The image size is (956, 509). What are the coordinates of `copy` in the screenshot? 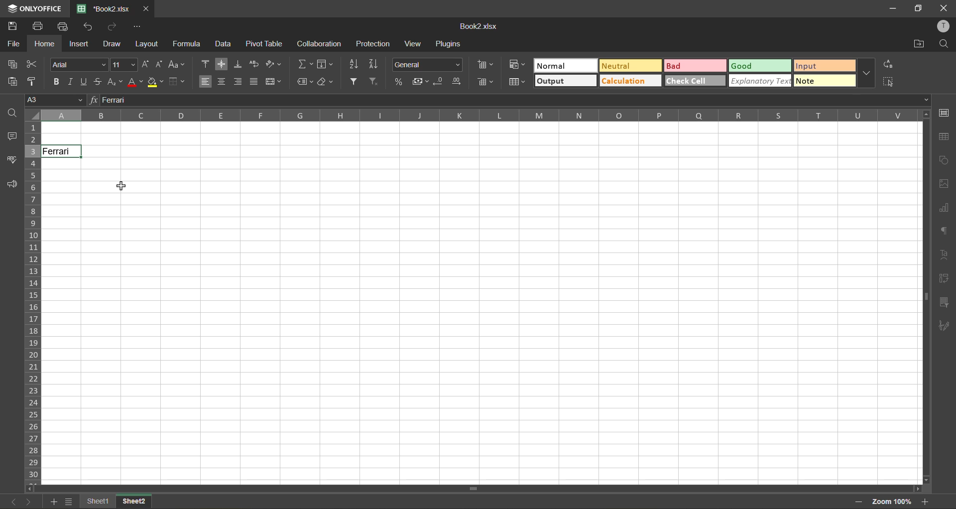 It's located at (13, 64).